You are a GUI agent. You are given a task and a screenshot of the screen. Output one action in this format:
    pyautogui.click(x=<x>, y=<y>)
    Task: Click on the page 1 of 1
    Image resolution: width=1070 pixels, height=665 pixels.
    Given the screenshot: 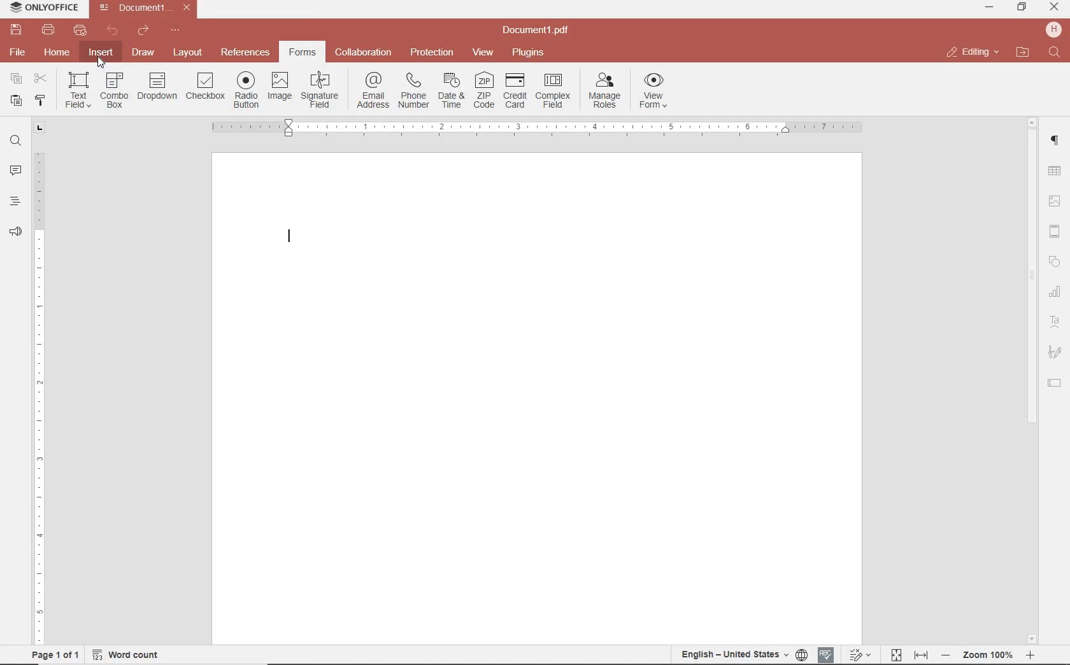 What is the action you would take?
    pyautogui.click(x=53, y=654)
    